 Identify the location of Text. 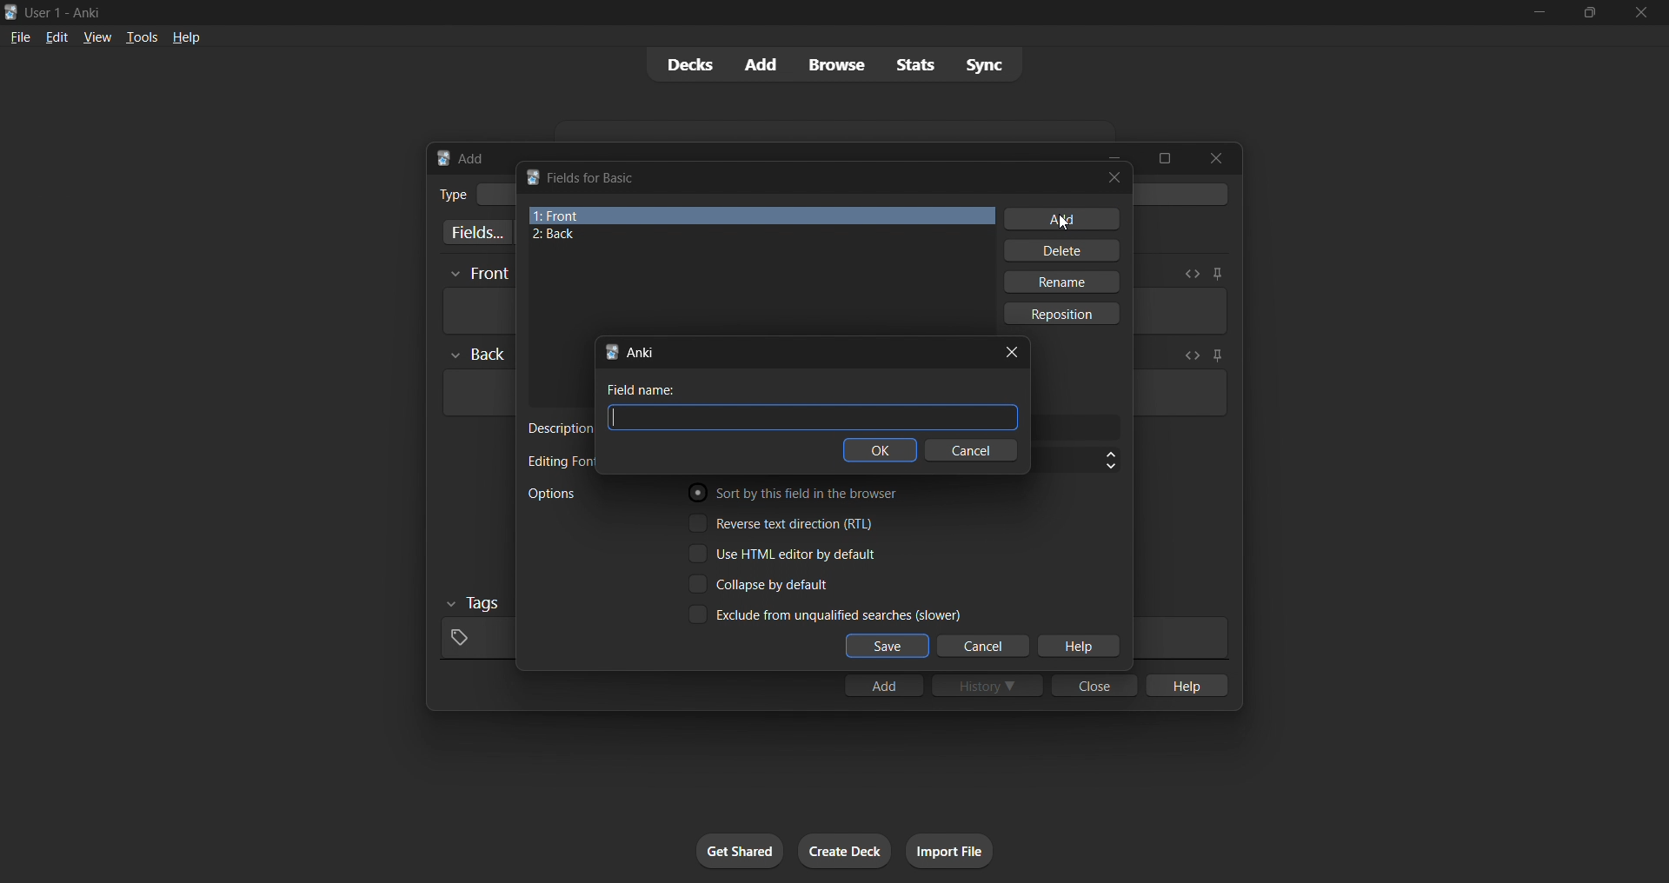
(558, 461).